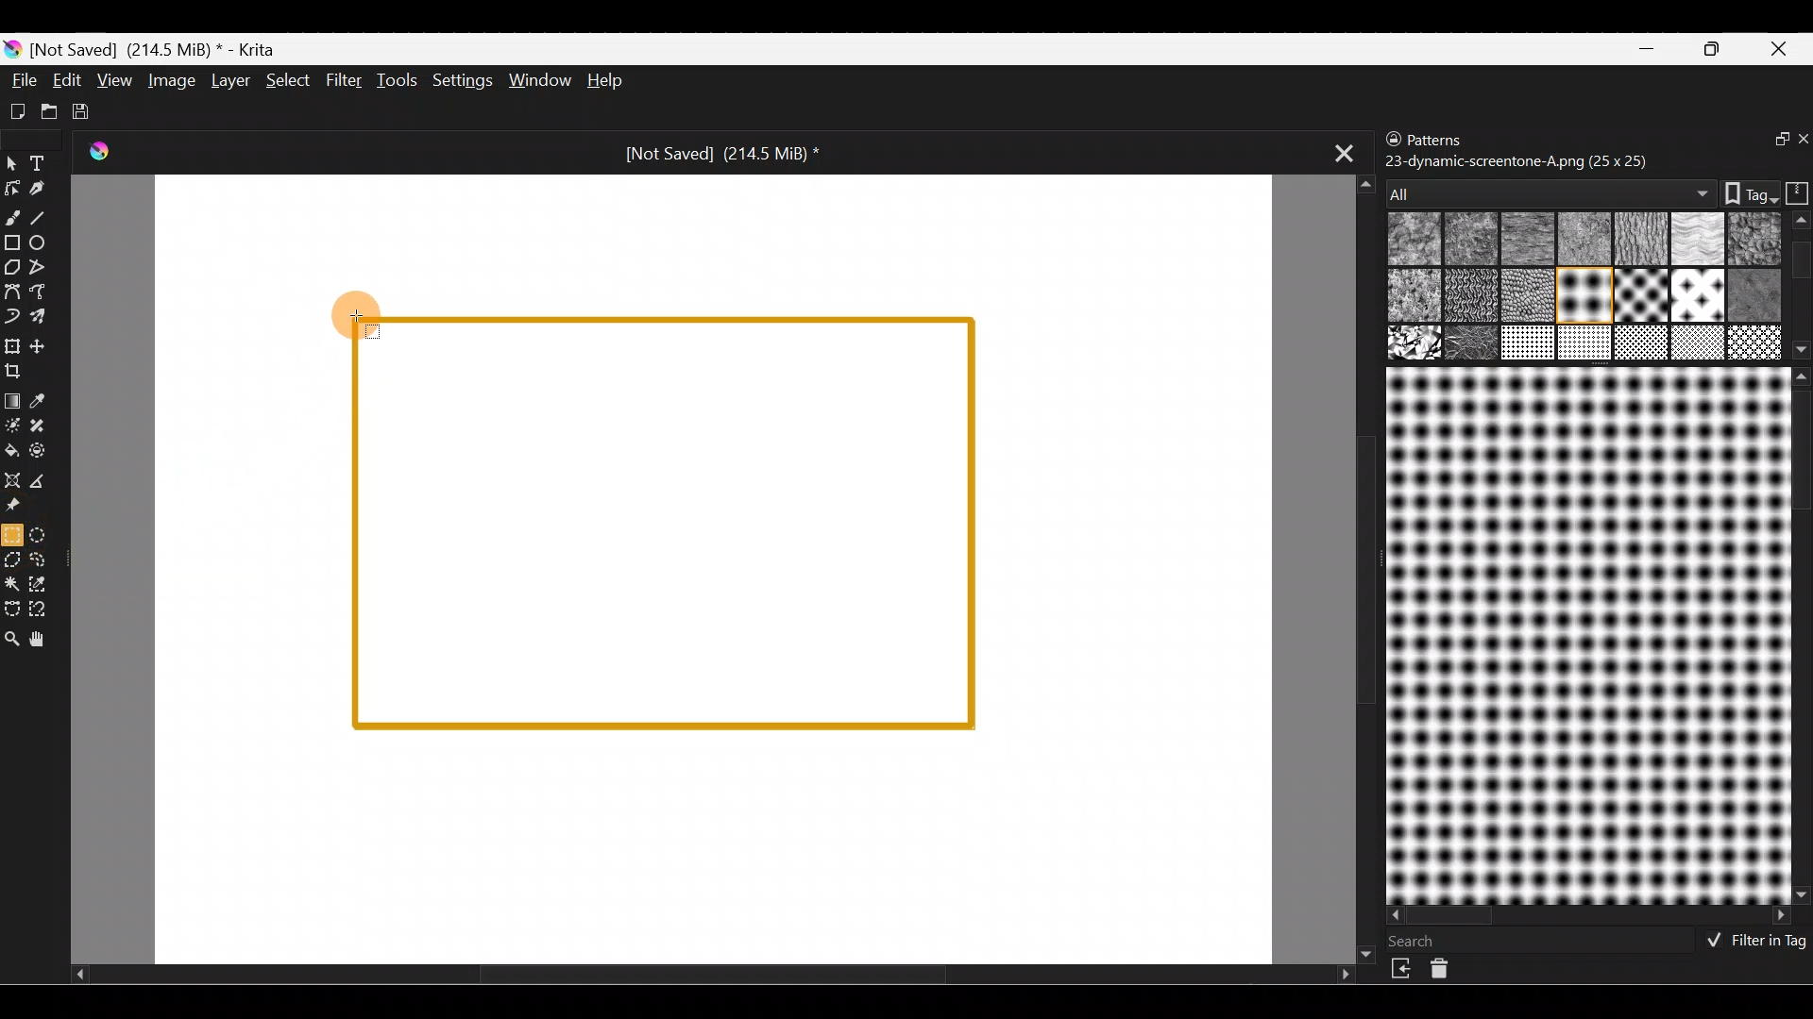 The image size is (1813, 1019). What do you see at coordinates (46, 481) in the screenshot?
I see `Measure the distance between two points` at bounding box center [46, 481].